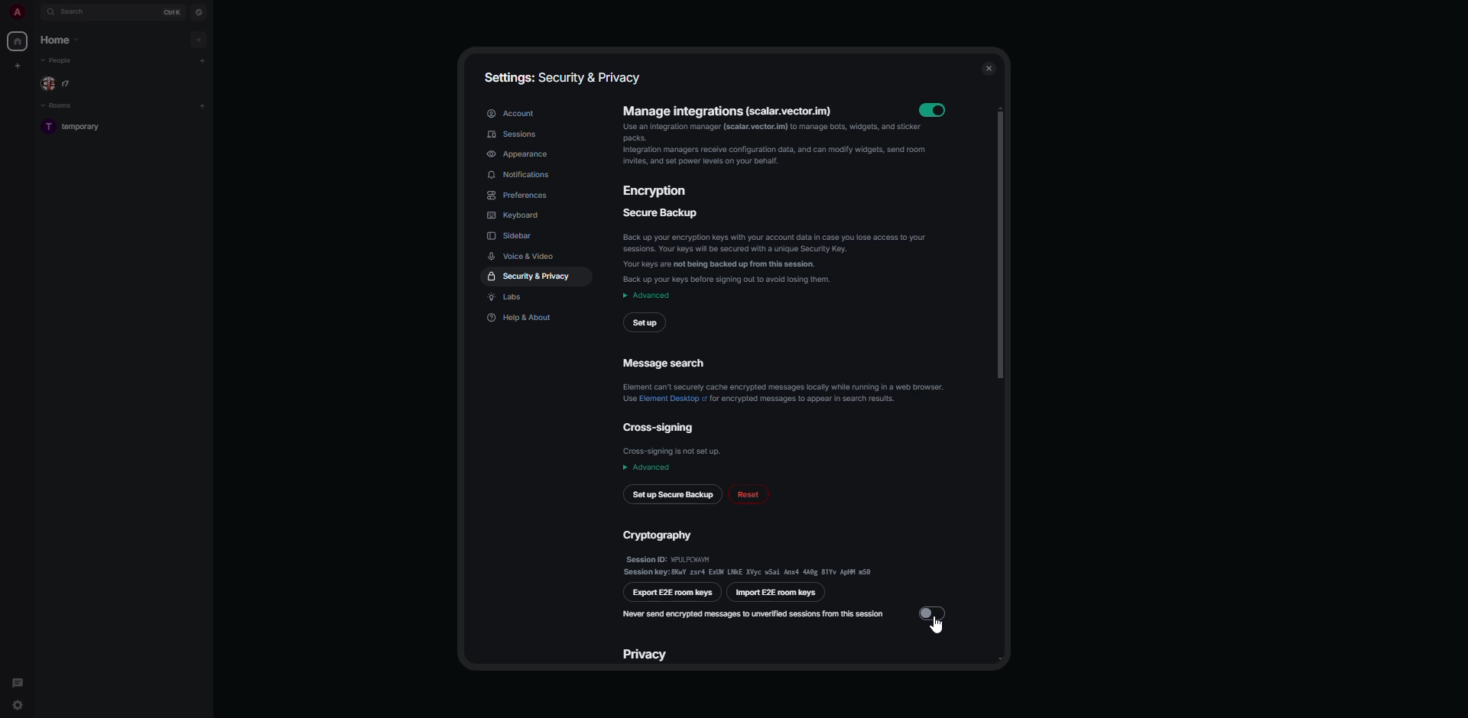  What do you see at coordinates (79, 128) in the screenshot?
I see `room` at bounding box center [79, 128].